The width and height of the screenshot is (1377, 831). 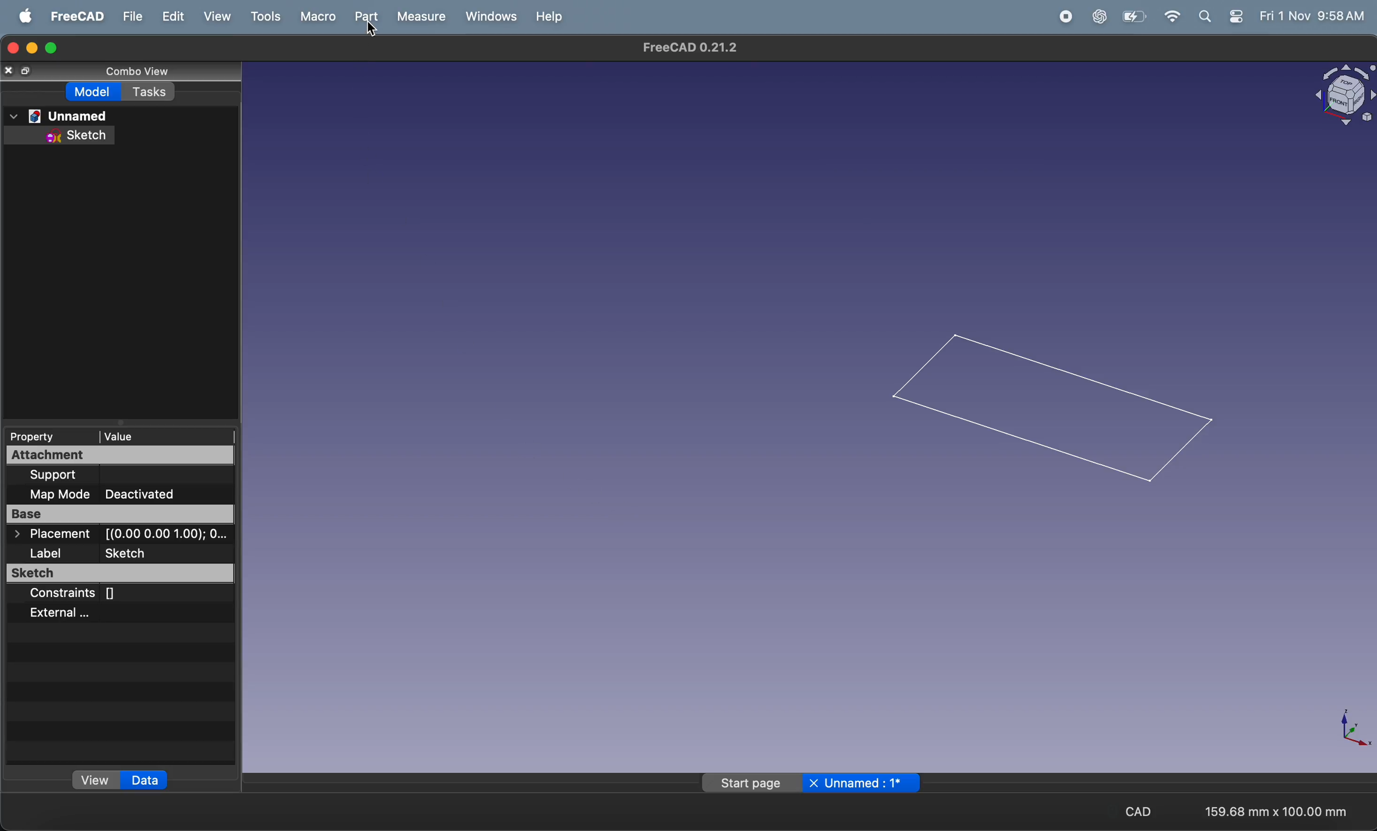 What do you see at coordinates (54, 47) in the screenshot?
I see `maximize` at bounding box center [54, 47].